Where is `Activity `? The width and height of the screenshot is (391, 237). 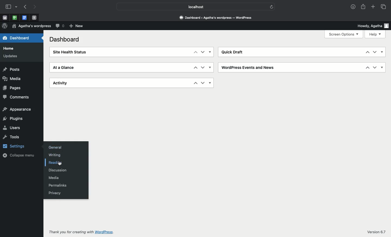
Activity  is located at coordinates (59, 83).